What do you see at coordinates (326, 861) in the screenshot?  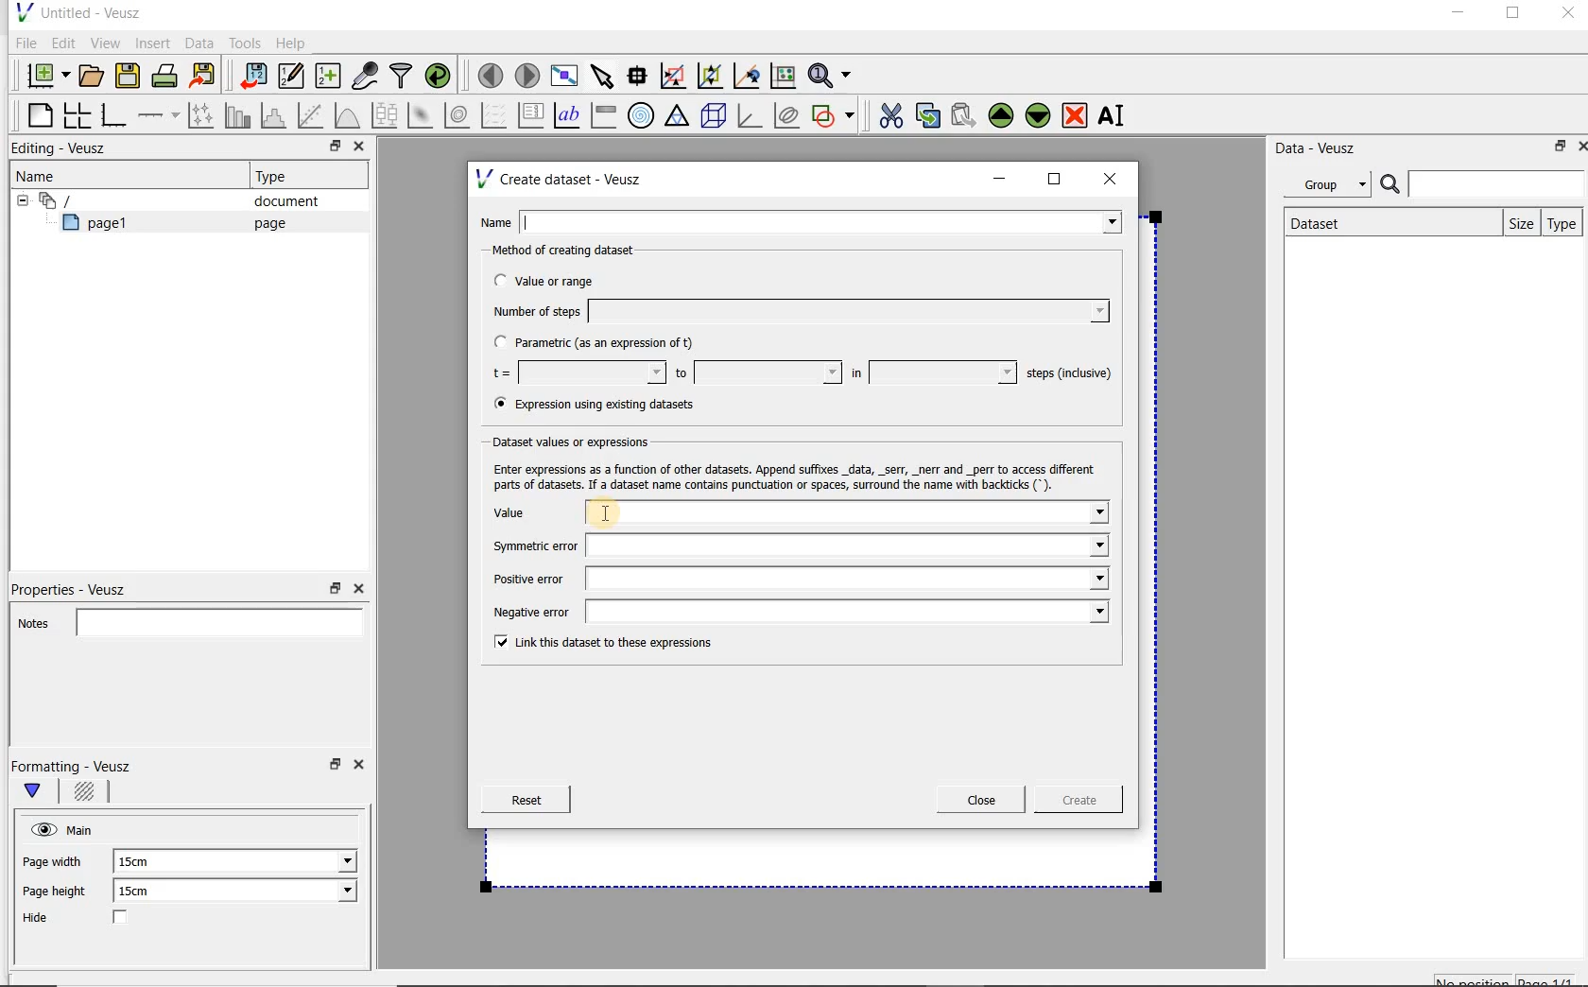 I see `Page width dropdown` at bounding box center [326, 861].